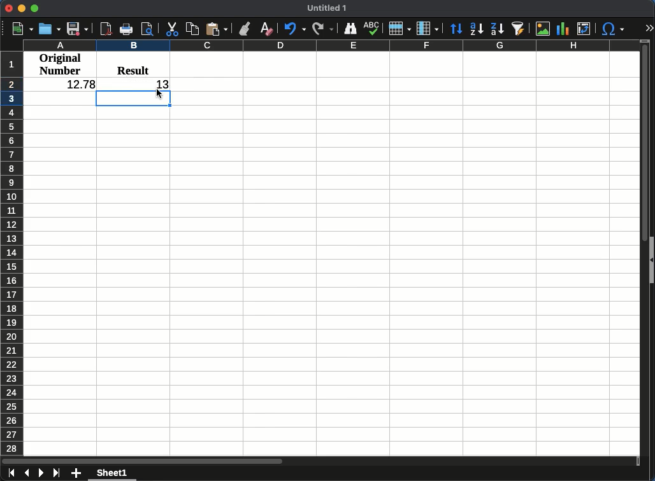  Describe the element at coordinates (148, 30) in the screenshot. I see `print preview` at that location.